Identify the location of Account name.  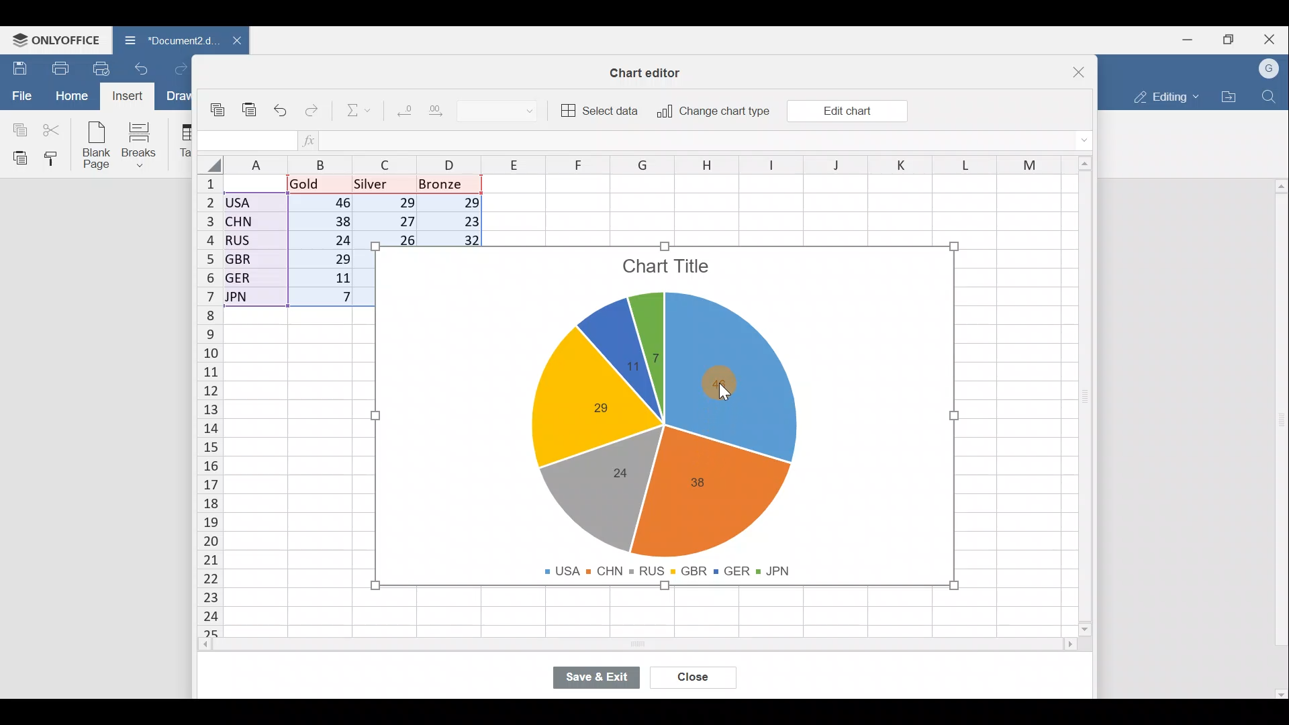
(1270, 69).